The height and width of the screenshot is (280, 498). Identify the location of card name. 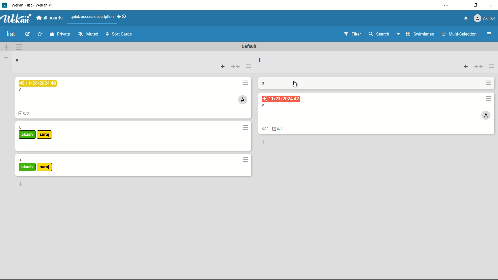
(263, 106).